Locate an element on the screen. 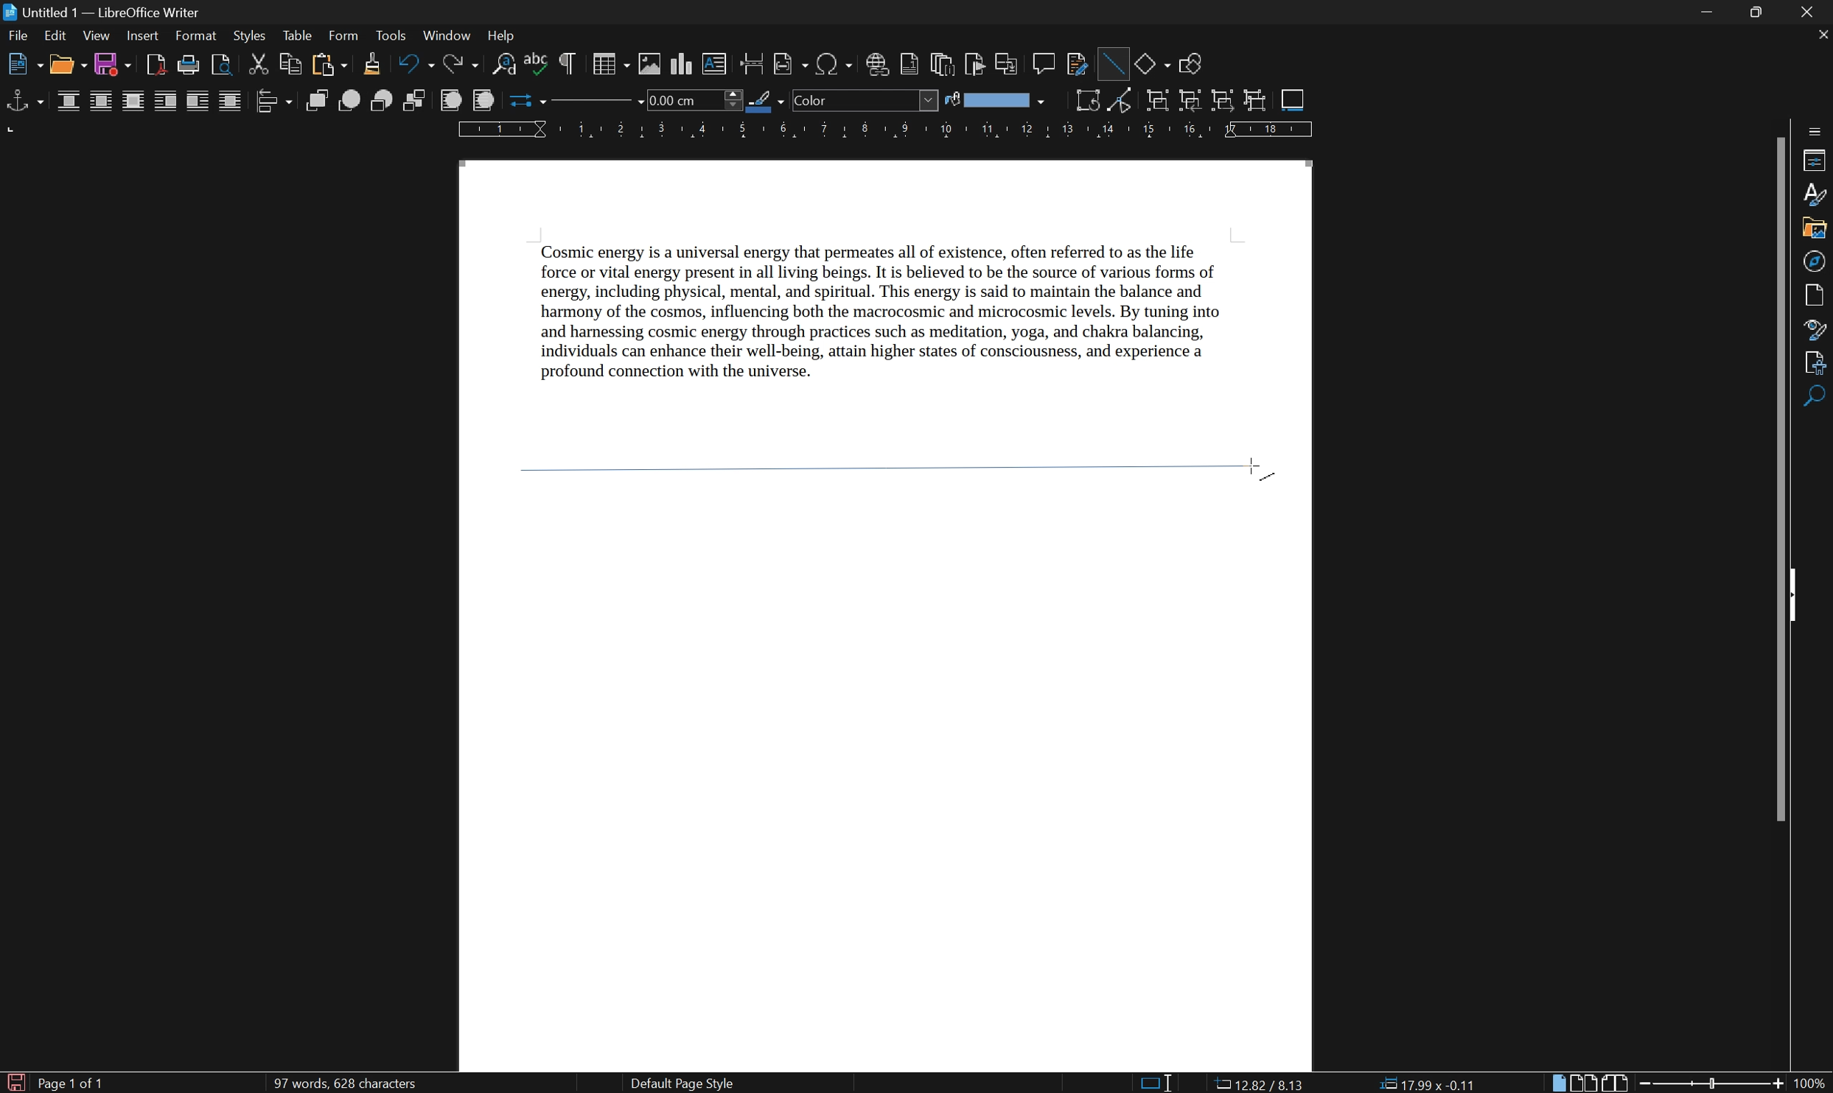  find is located at coordinates (1817, 430).